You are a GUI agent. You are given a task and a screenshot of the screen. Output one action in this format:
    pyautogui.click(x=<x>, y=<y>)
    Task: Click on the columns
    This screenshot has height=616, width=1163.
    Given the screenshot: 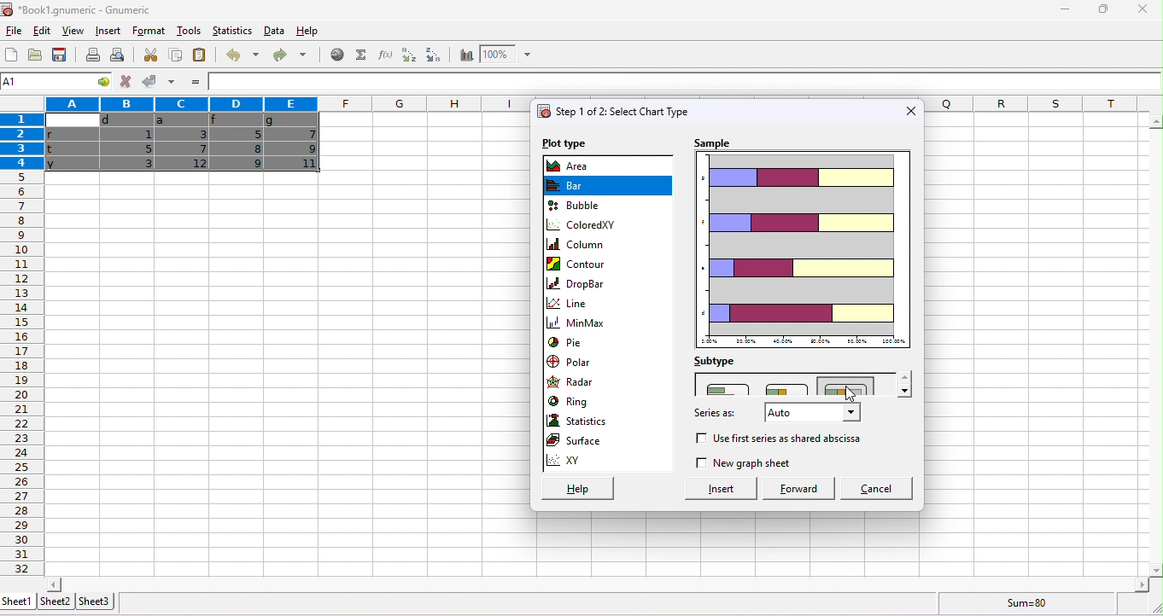 What is the action you would take?
    pyautogui.click(x=1030, y=104)
    